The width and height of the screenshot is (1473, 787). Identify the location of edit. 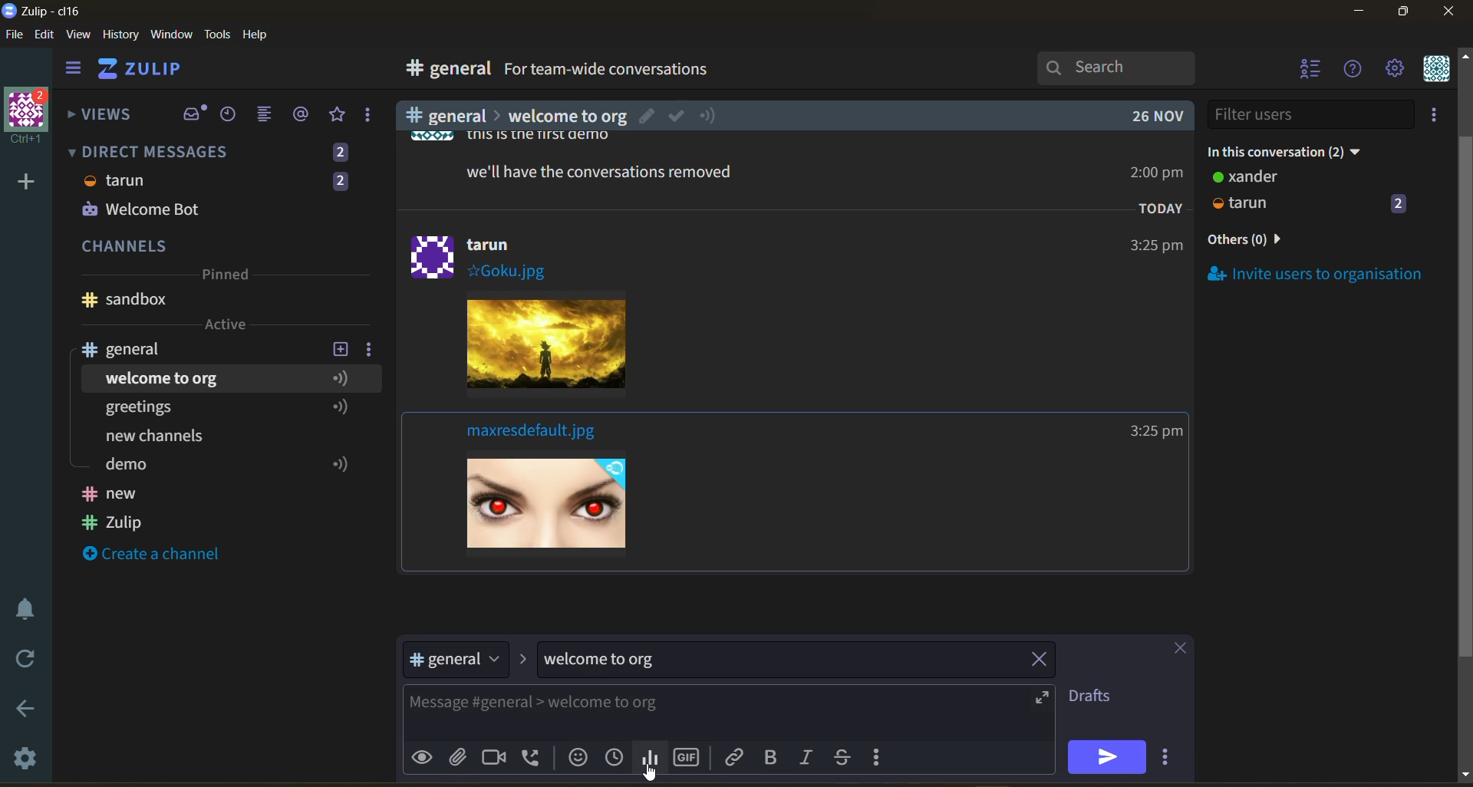
(44, 36).